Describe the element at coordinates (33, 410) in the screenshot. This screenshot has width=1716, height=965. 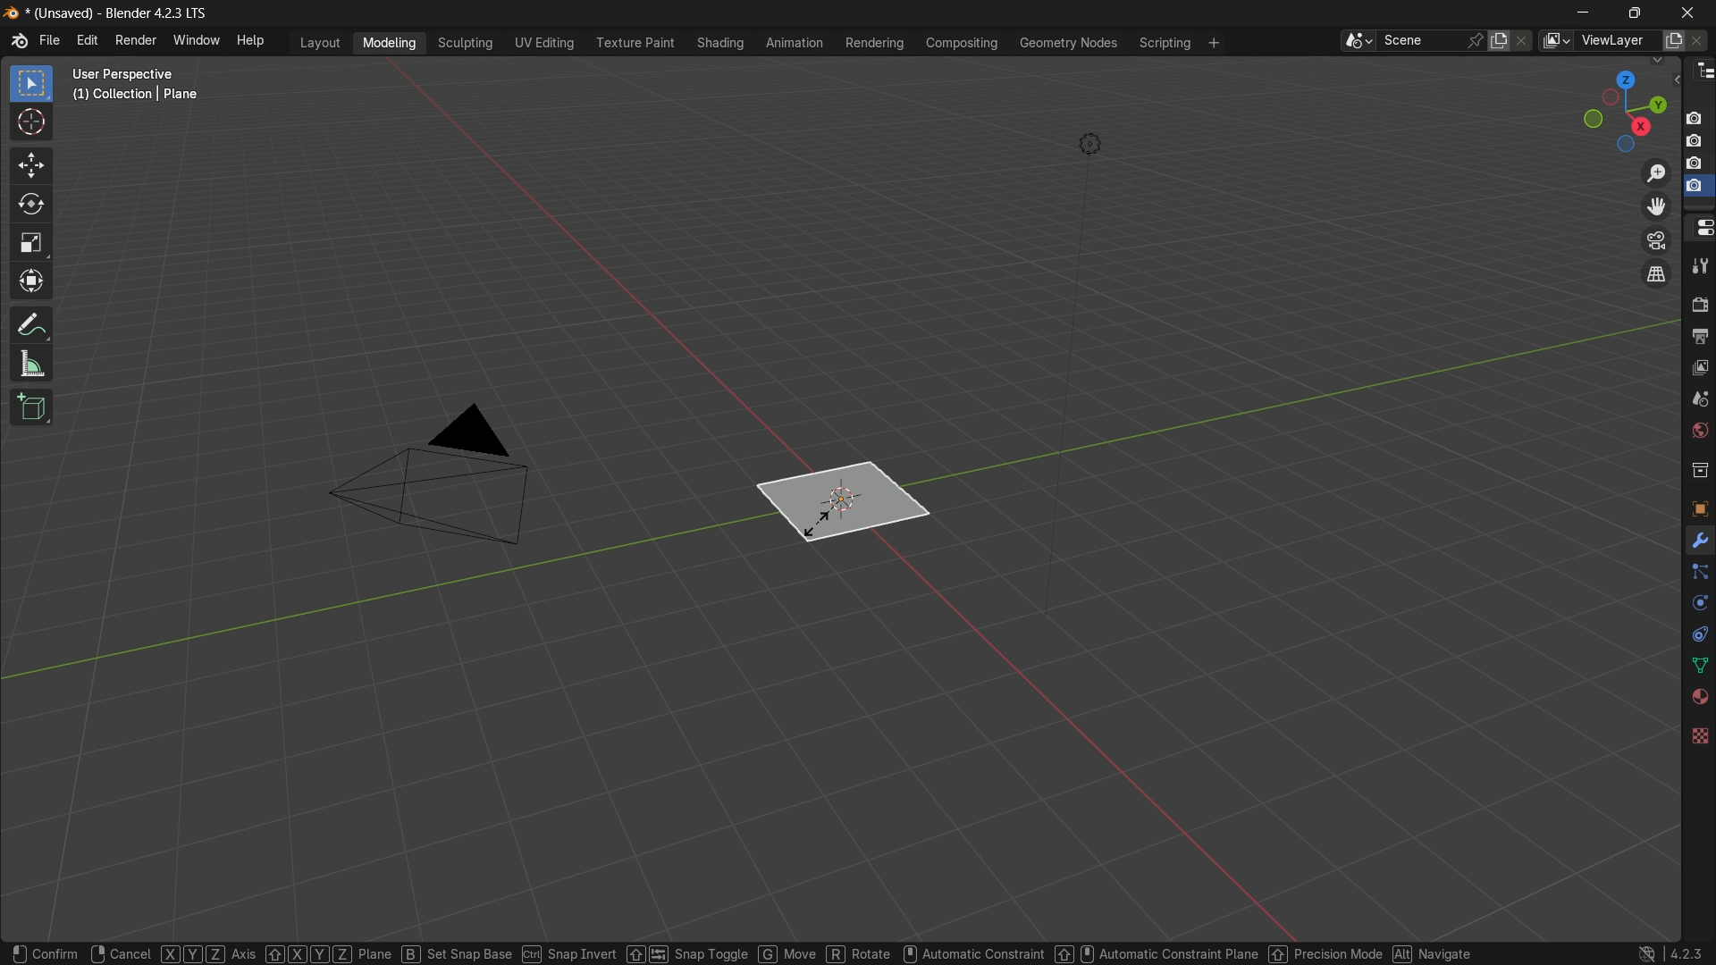
I see `add cube` at that location.